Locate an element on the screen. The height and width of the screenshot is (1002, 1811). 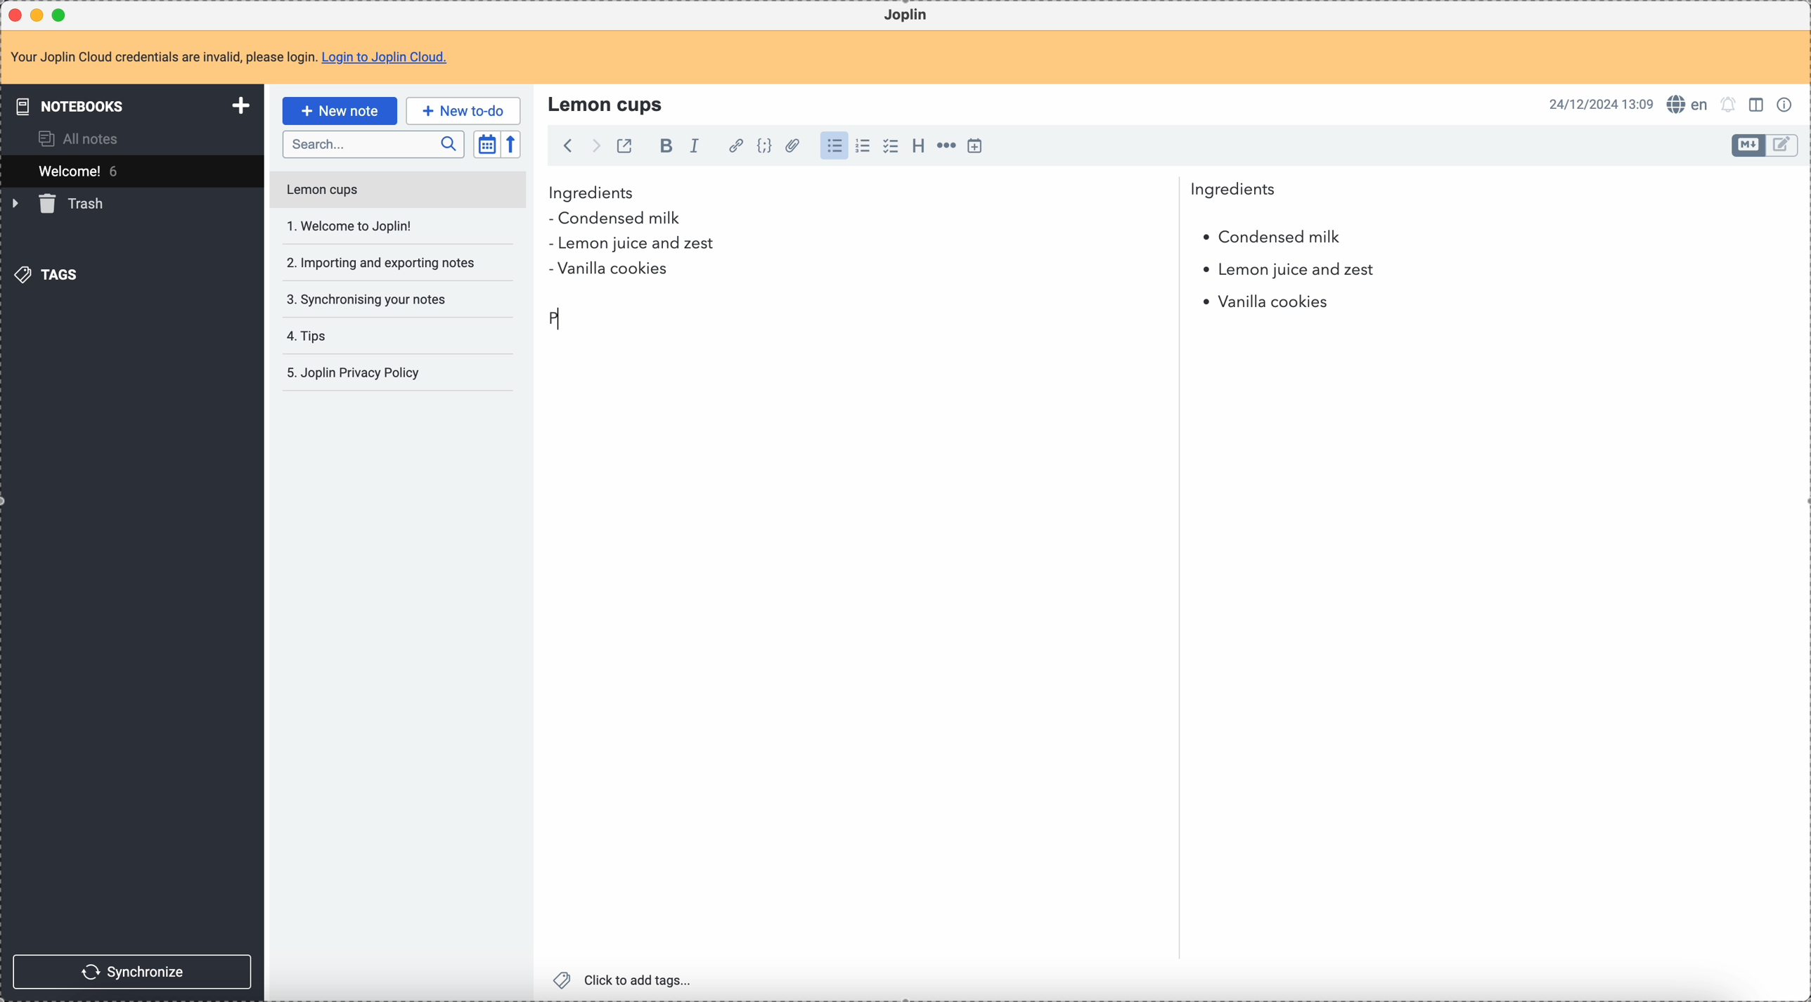
vanilla cookies is located at coordinates (609, 270).